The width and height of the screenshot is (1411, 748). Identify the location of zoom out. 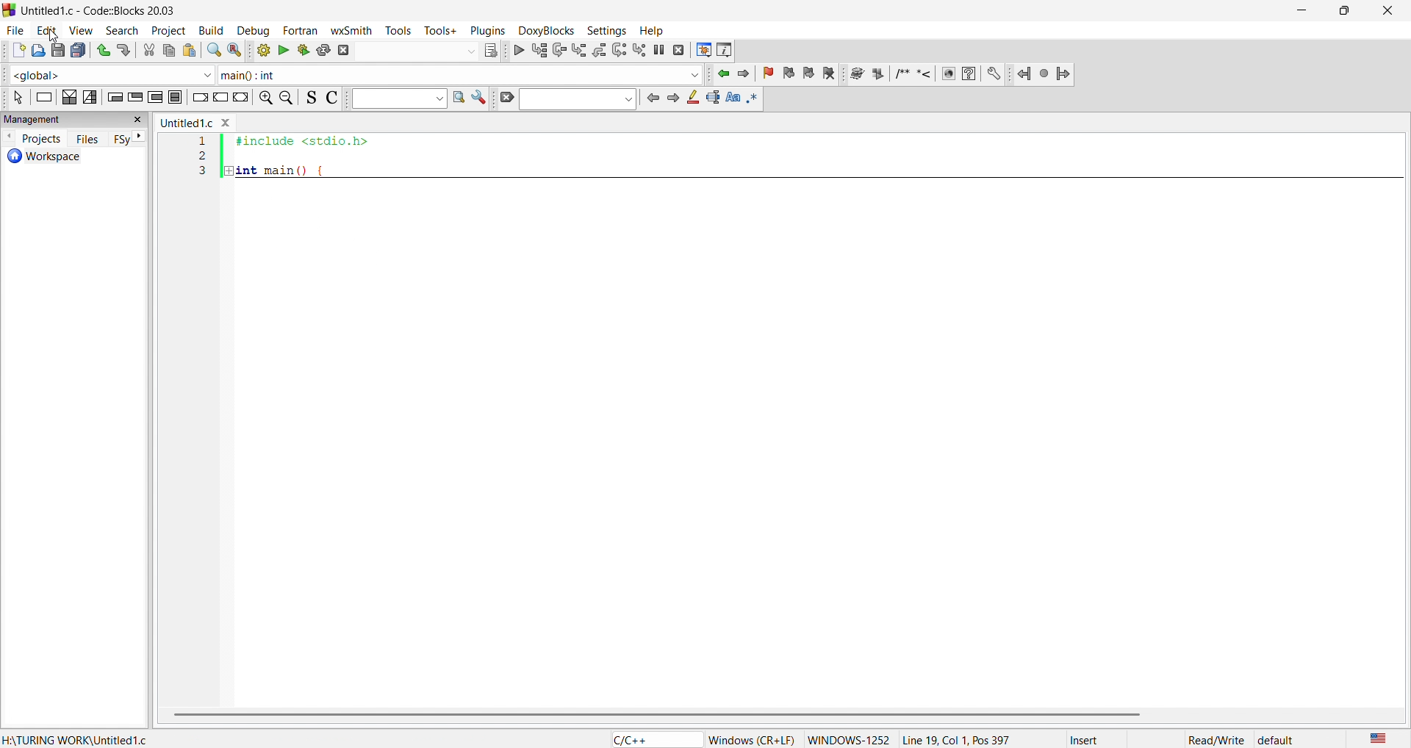
(288, 97).